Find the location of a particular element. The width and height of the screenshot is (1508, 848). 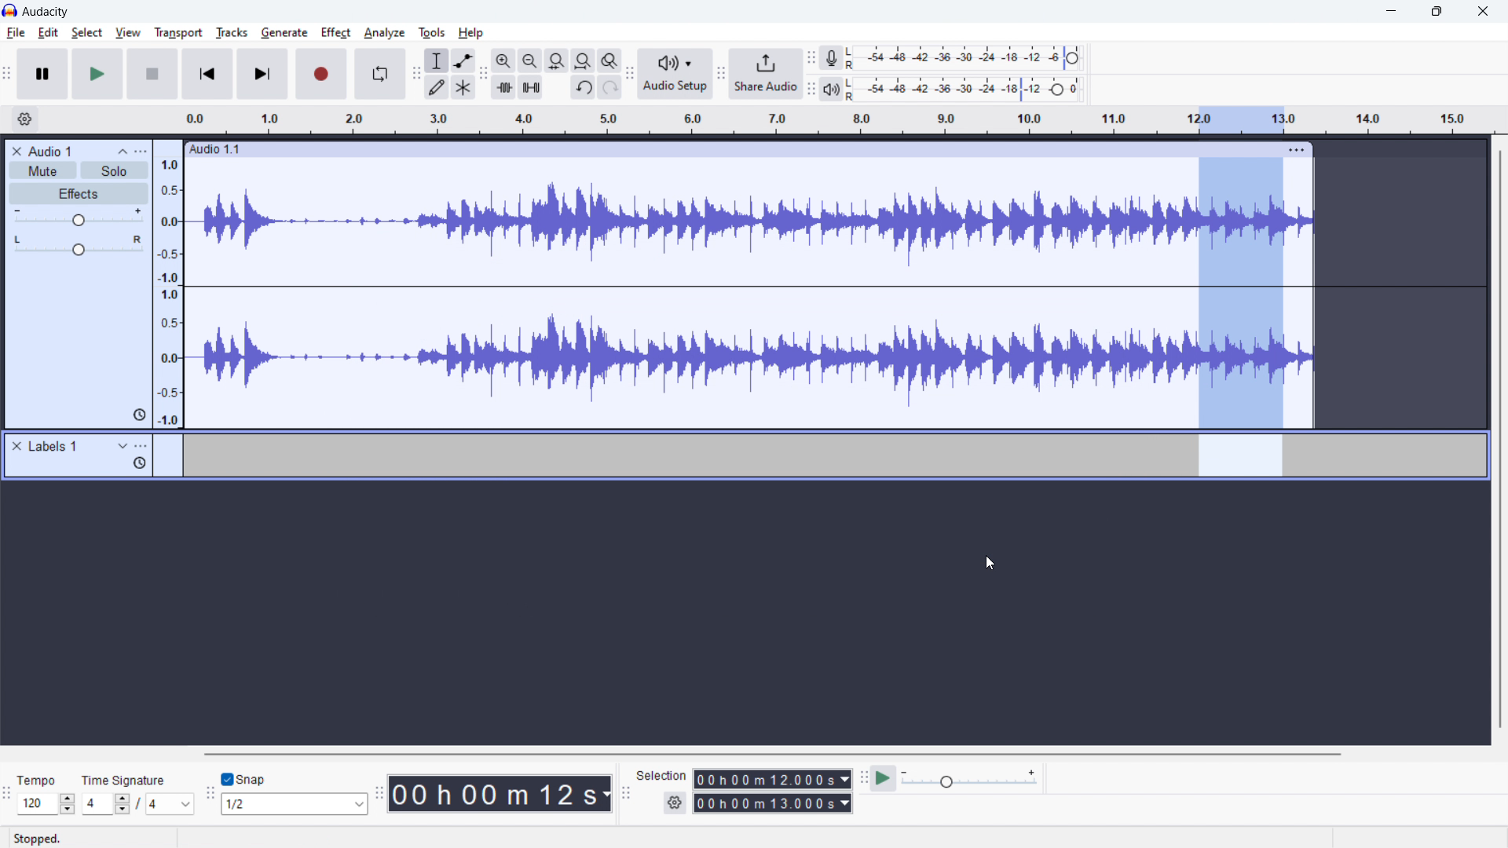

zoom in is located at coordinates (503, 60).